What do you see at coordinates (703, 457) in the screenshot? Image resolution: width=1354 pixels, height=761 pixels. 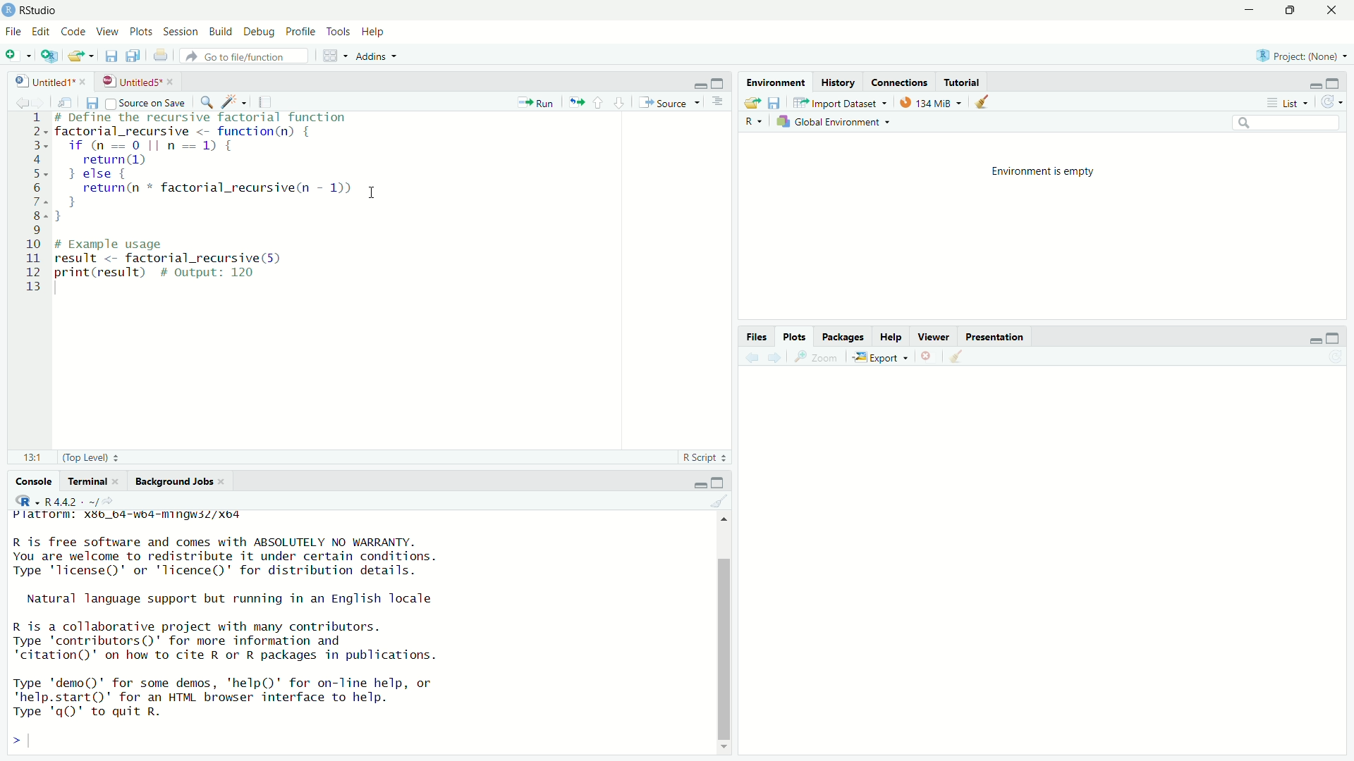 I see `R Script` at bounding box center [703, 457].